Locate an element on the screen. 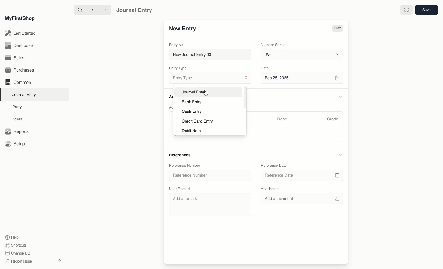  Feb 25, 2025 8 is located at coordinates (302, 78).